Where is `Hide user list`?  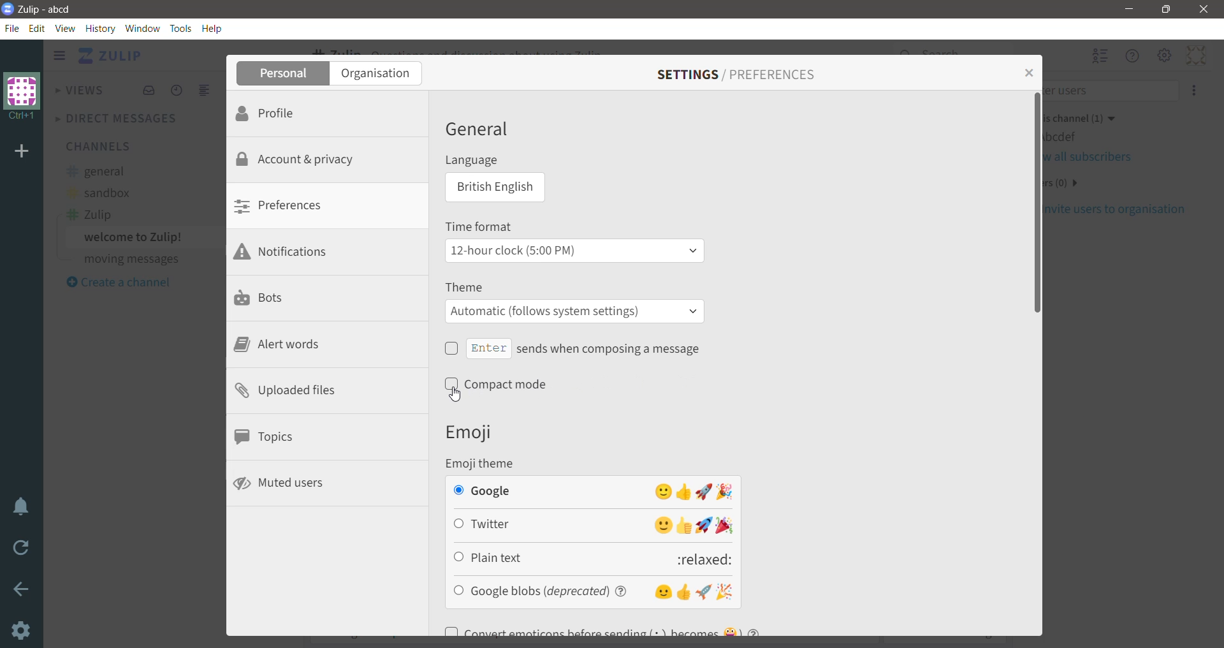 Hide user list is located at coordinates (1100, 57).